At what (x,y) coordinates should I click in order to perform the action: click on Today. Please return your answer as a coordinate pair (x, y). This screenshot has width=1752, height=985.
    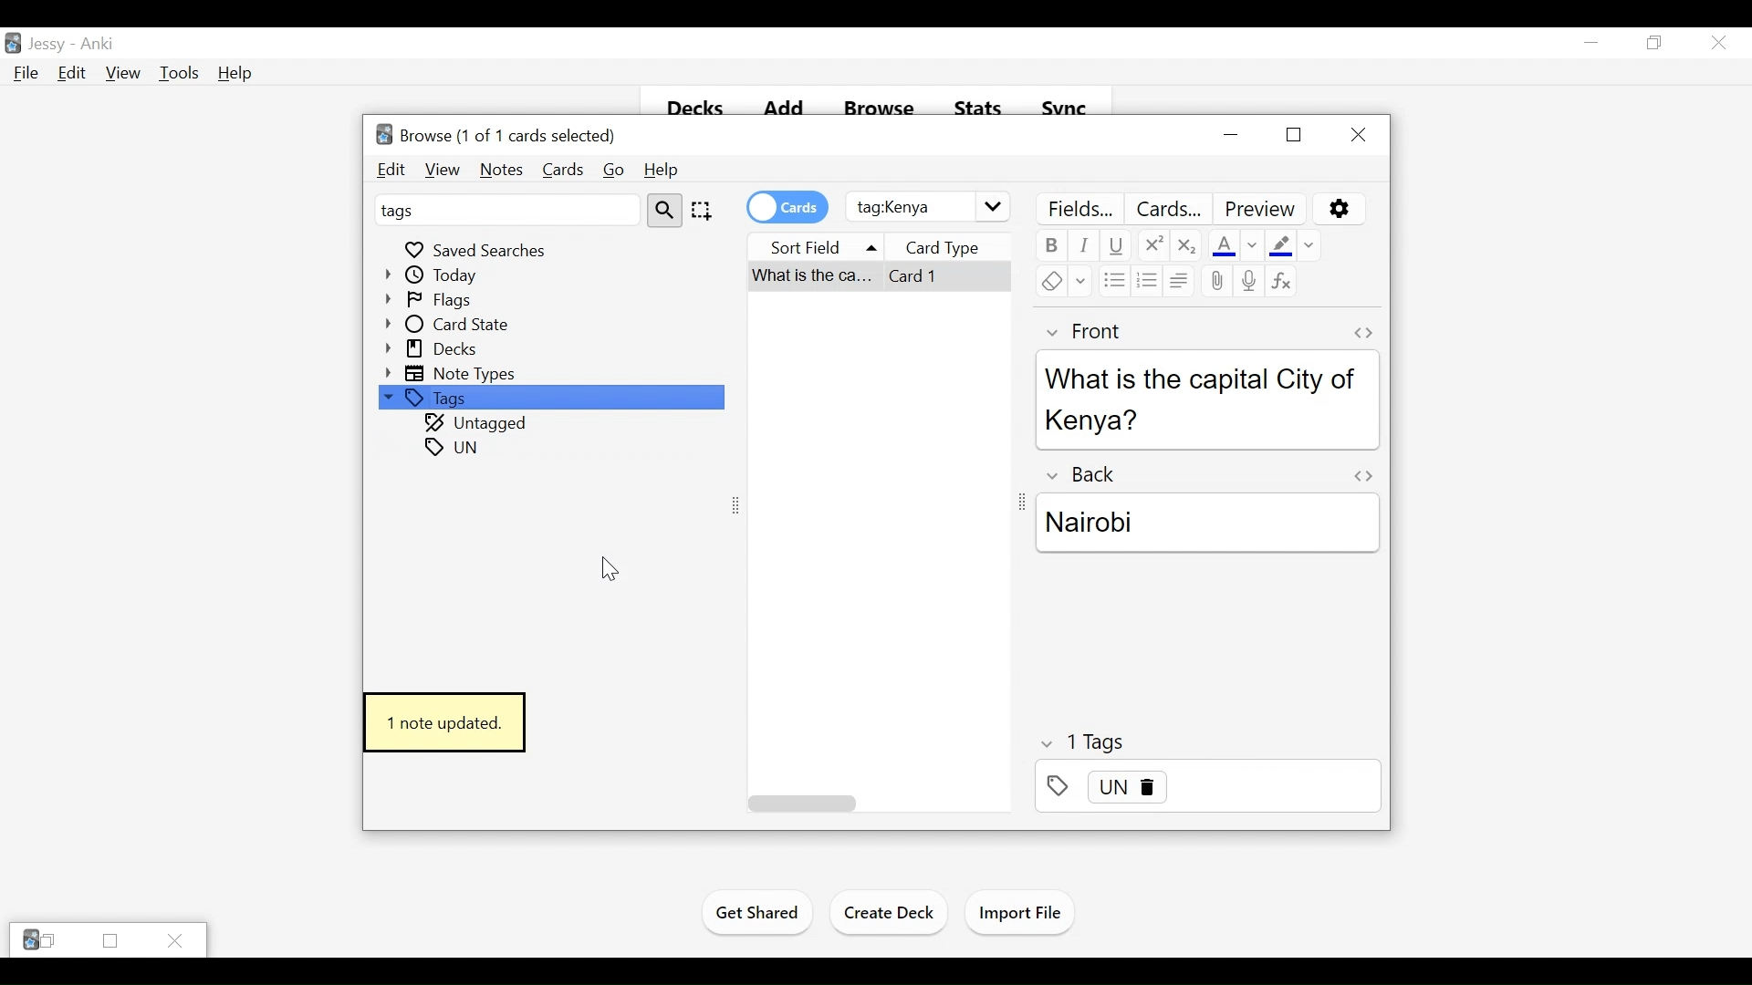
    Looking at the image, I should click on (434, 275).